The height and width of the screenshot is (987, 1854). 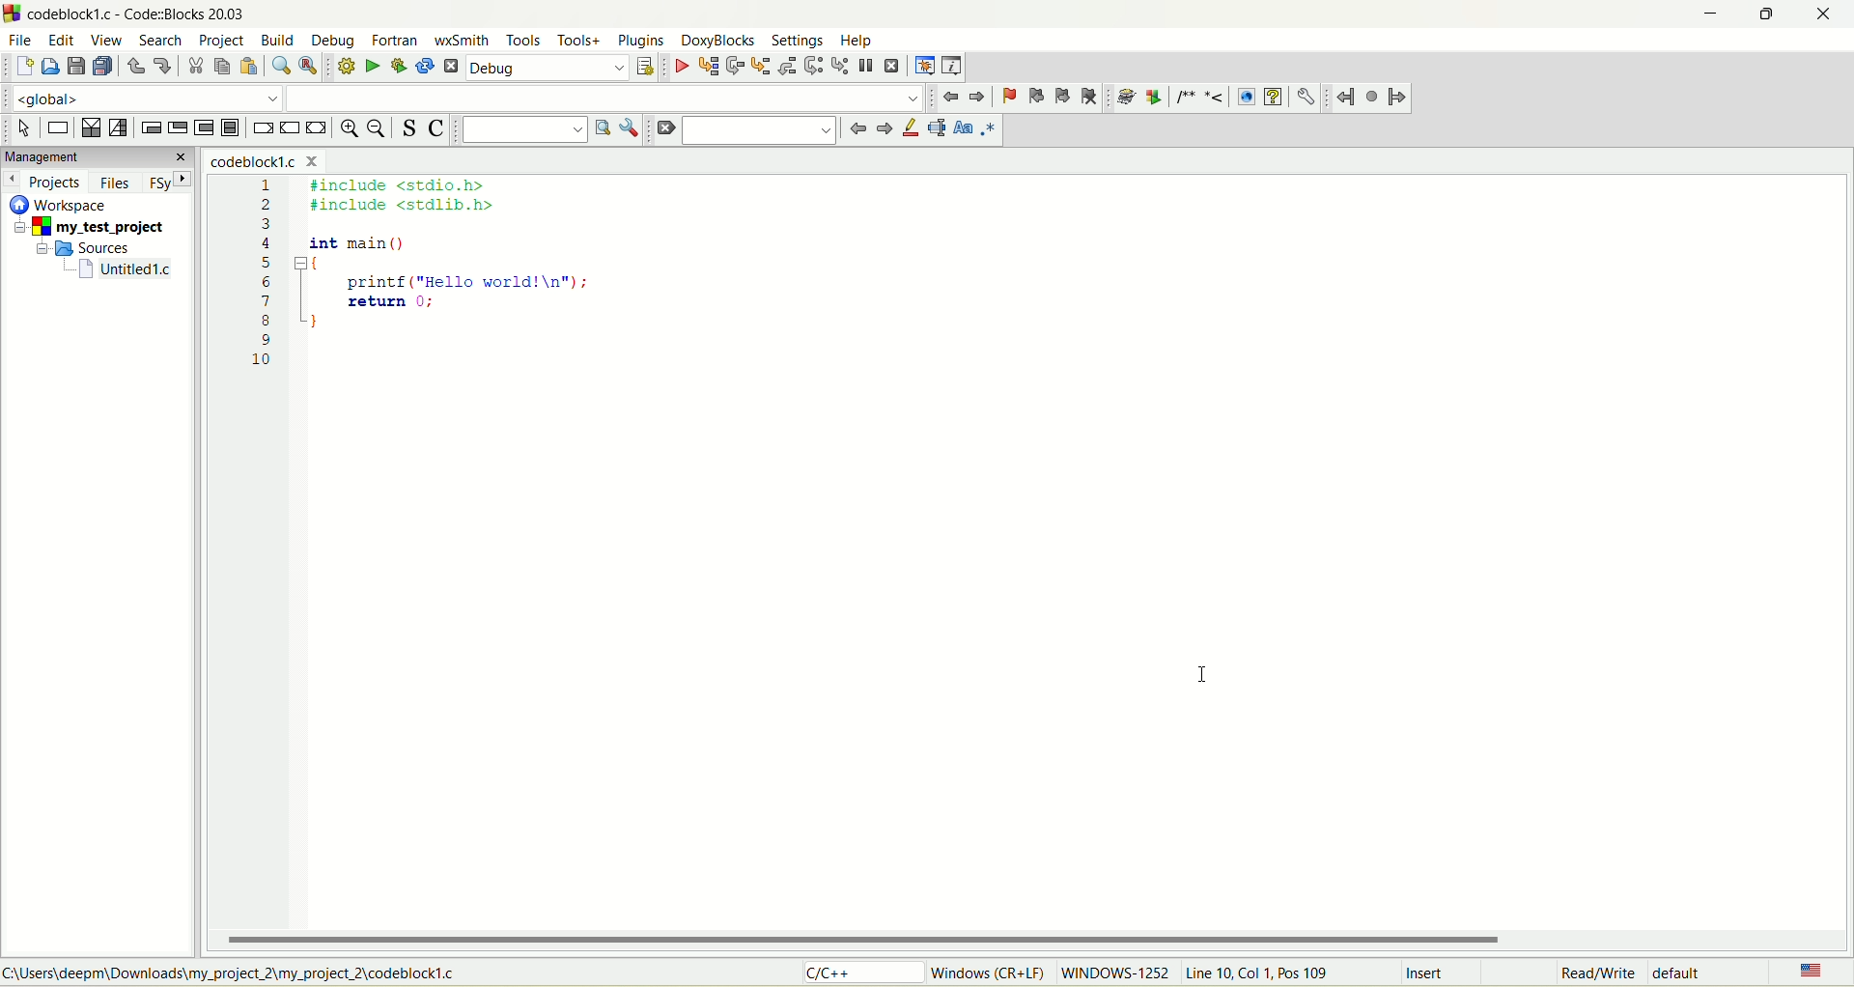 What do you see at coordinates (708, 69) in the screenshot?
I see `run to cursor` at bounding box center [708, 69].